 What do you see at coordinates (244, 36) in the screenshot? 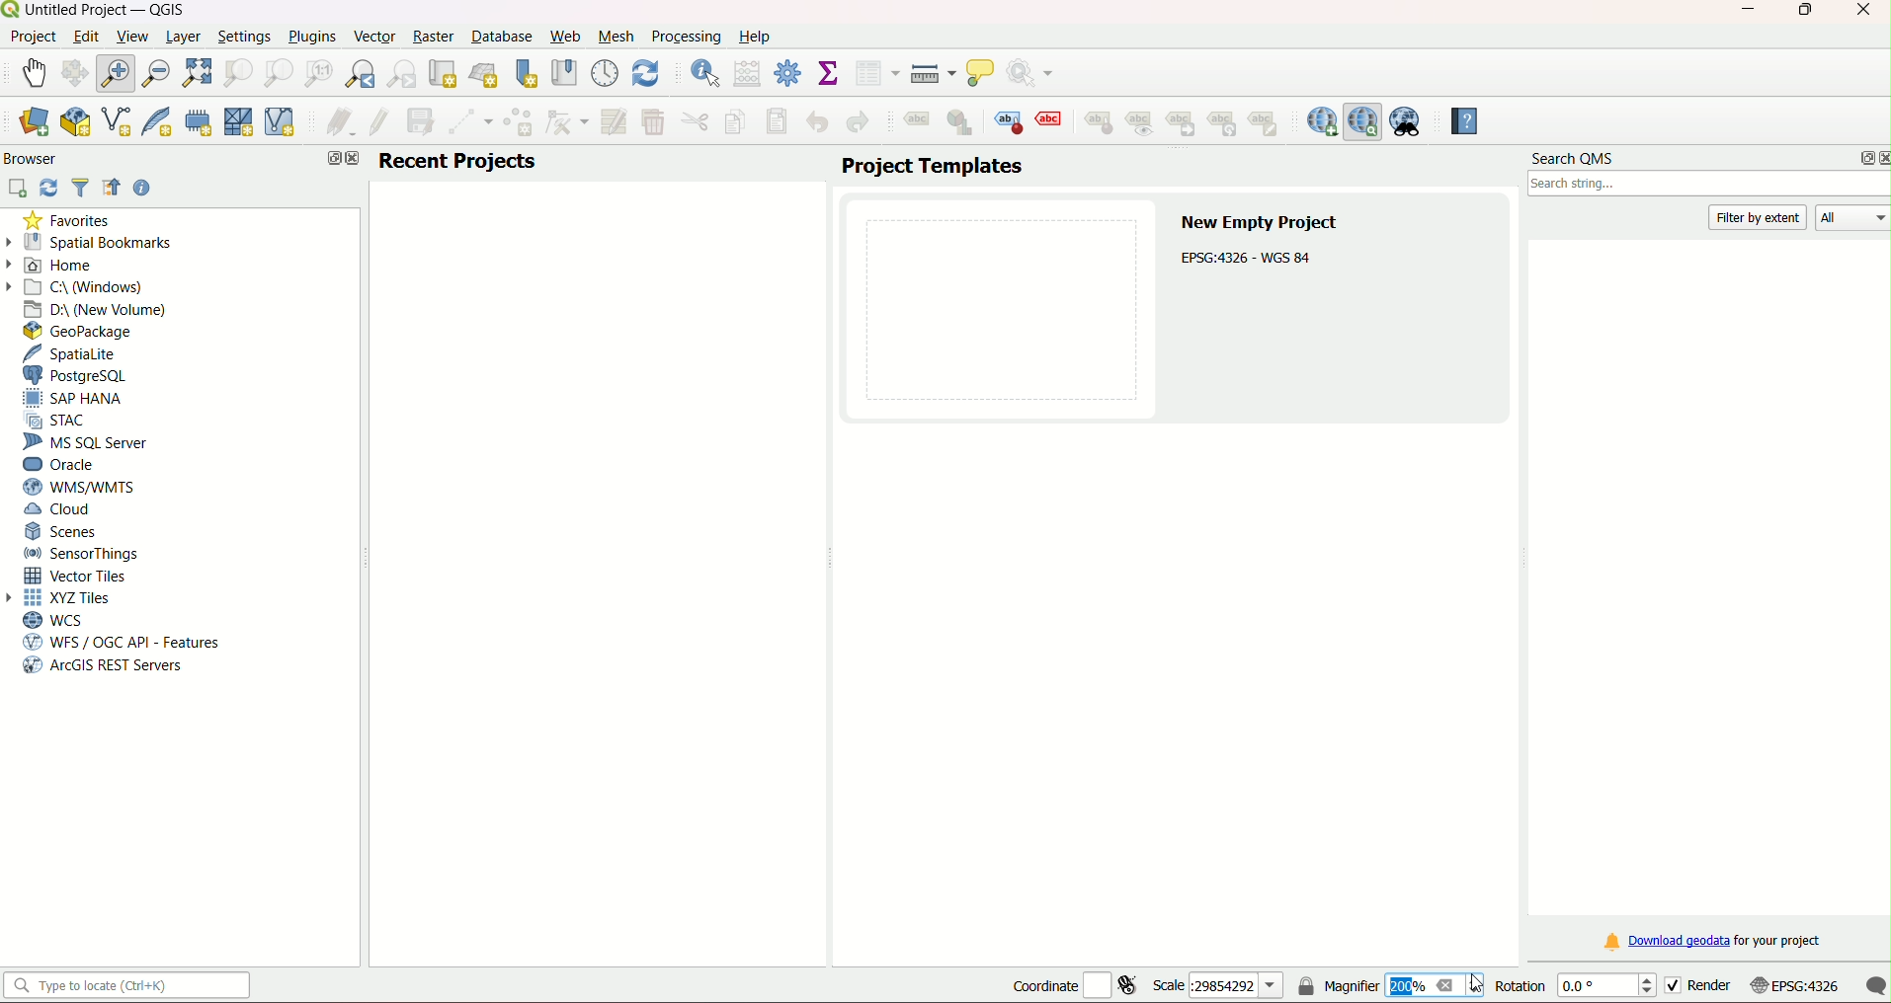
I see `Settings` at bounding box center [244, 36].